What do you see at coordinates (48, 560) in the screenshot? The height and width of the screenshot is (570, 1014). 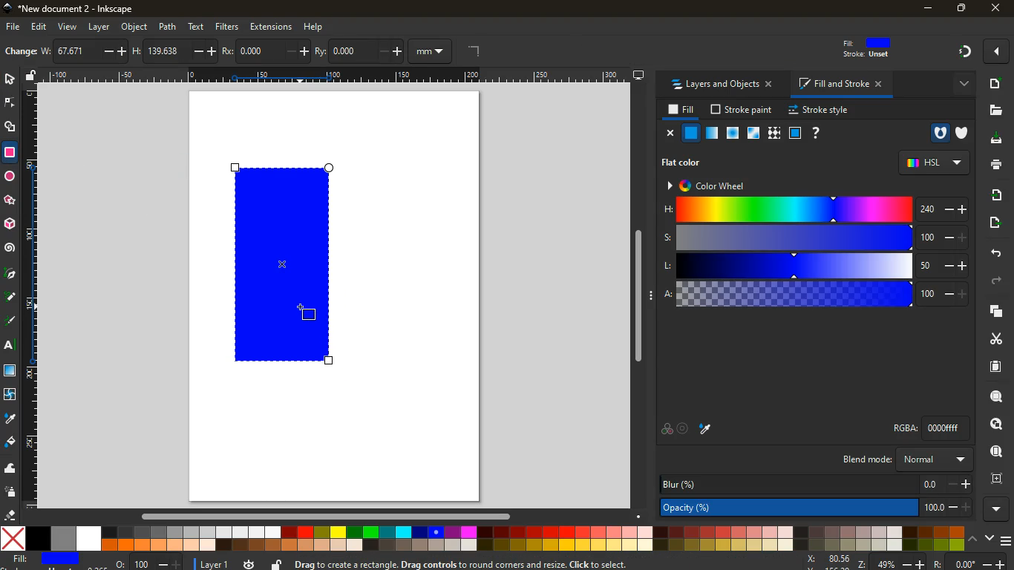 I see `fill` at bounding box center [48, 560].